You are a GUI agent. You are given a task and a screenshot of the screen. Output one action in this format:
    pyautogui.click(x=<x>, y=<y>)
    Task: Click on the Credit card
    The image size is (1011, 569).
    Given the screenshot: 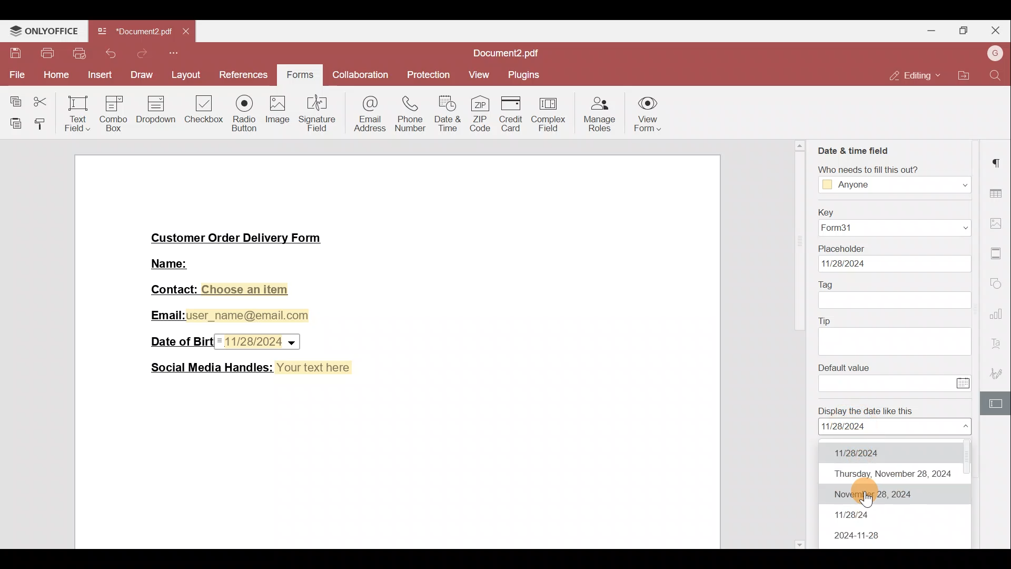 What is the action you would take?
    pyautogui.click(x=516, y=114)
    